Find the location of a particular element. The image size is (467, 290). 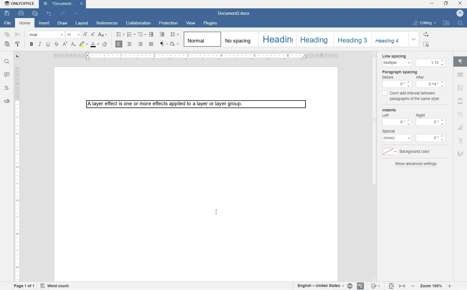

show advanced settings is located at coordinates (417, 165).